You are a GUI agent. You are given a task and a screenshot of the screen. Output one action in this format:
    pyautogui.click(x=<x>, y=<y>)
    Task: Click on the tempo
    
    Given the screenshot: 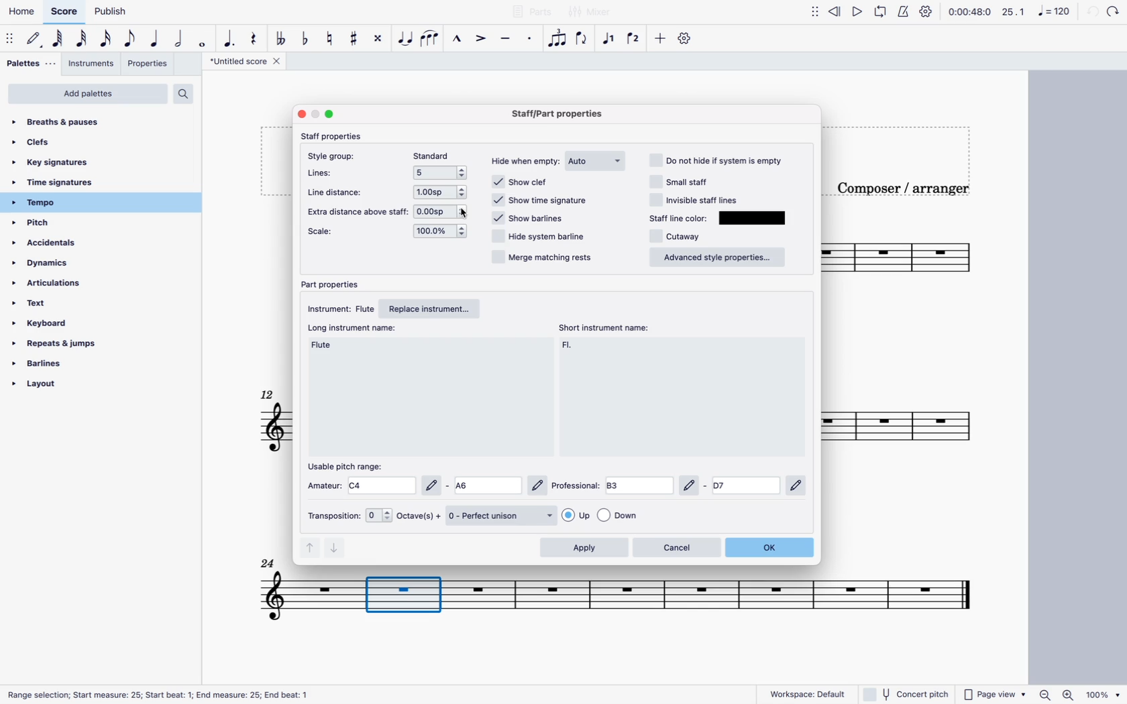 What is the action you would take?
    pyautogui.click(x=50, y=203)
    